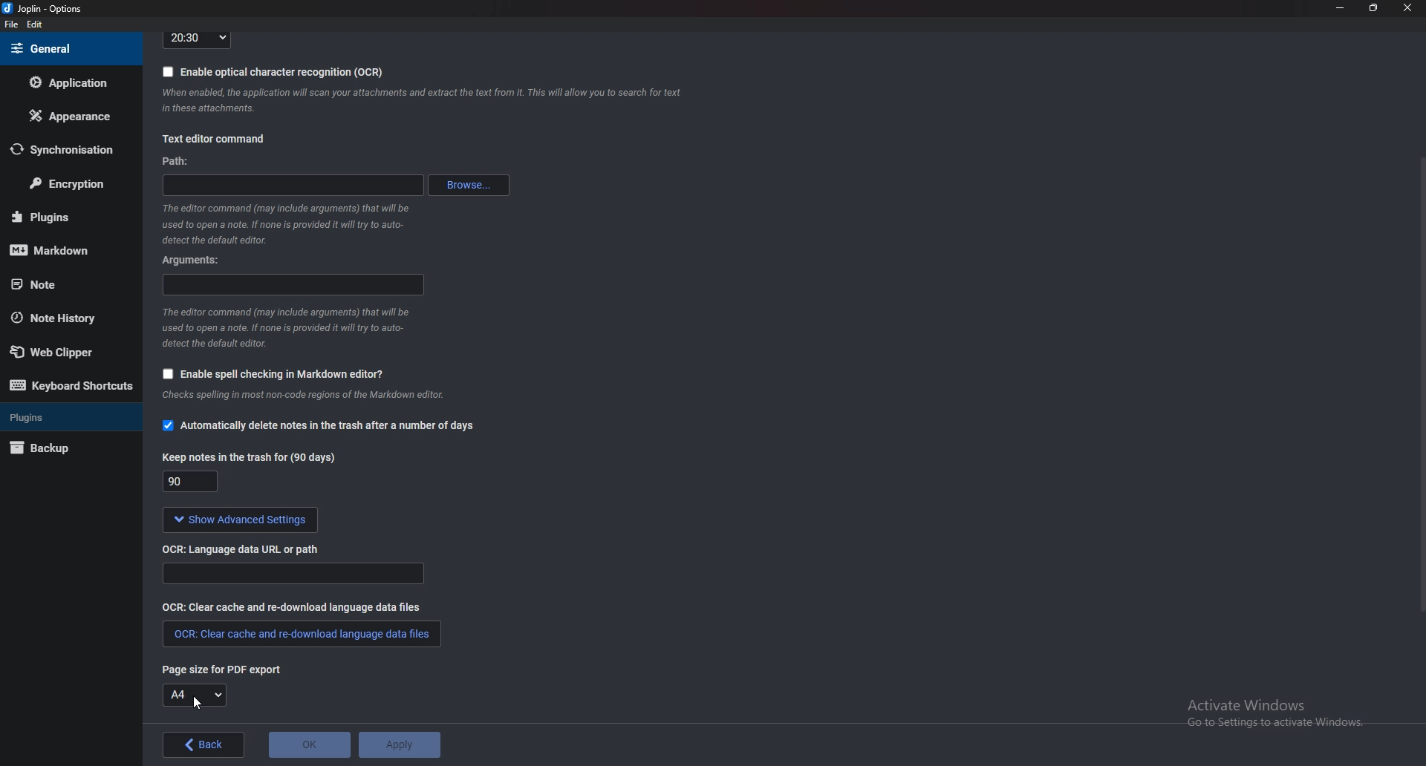 This screenshot has height=766, width=1426. Describe the element at coordinates (398, 745) in the screenshot. I see `Apply` at that location.